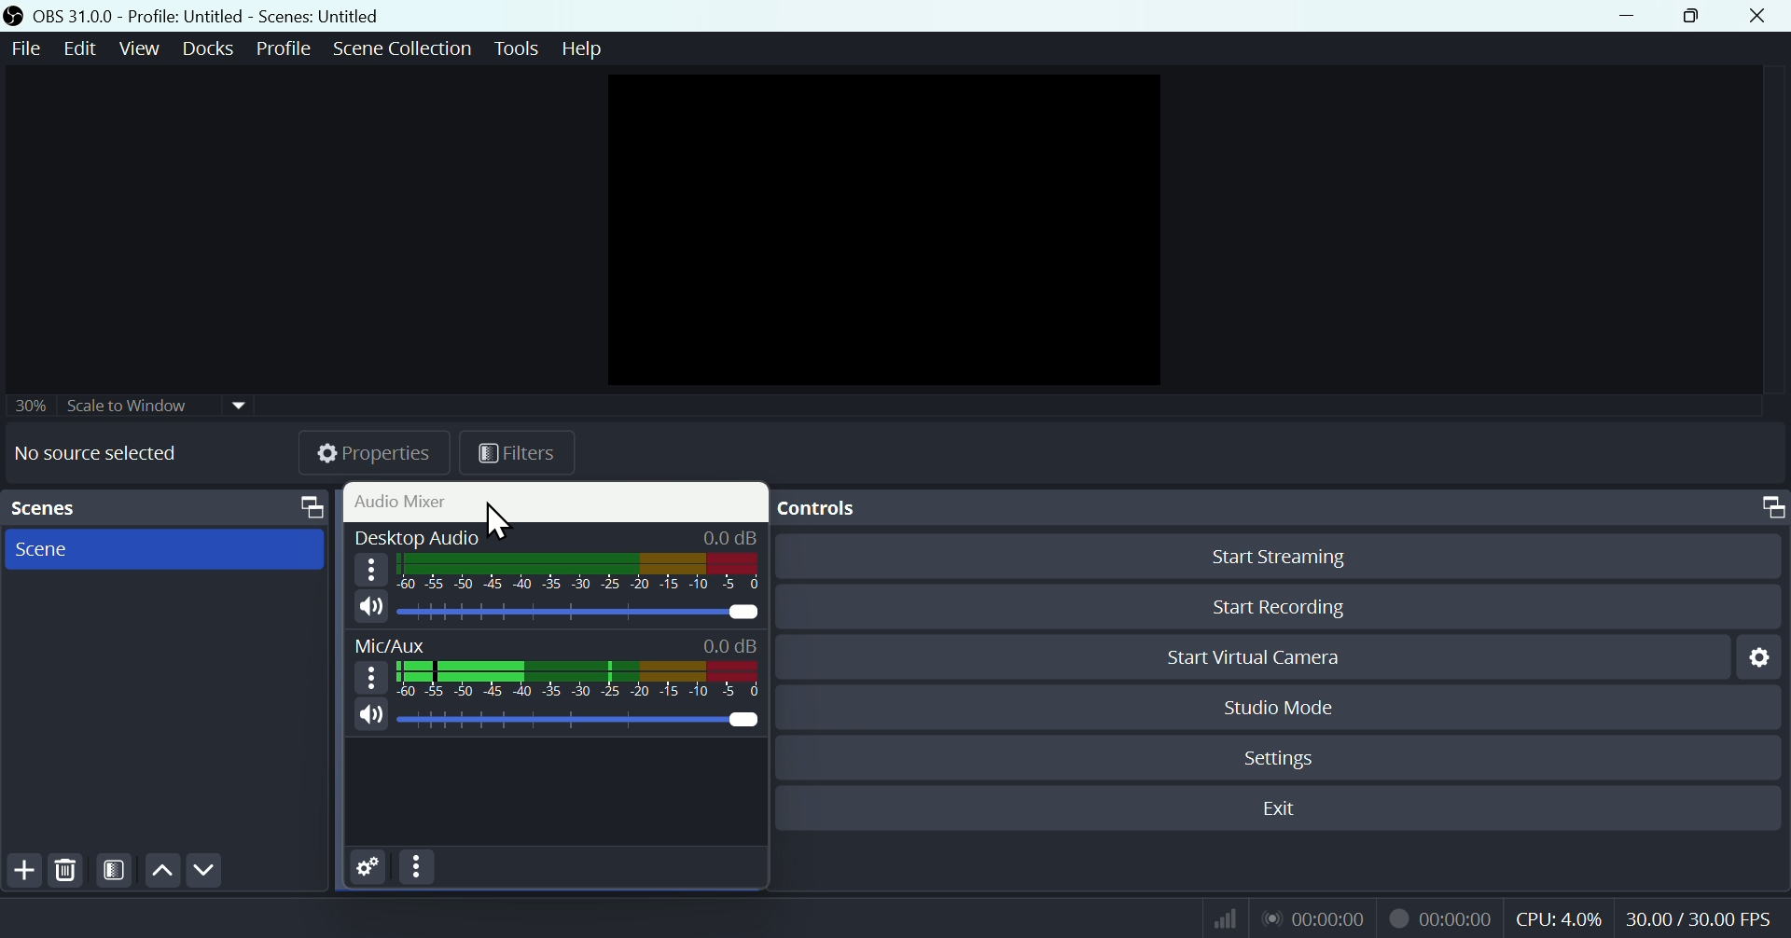 The image size is (1791, 938). Describe the element at coordinates (1280, 807) in the screenshot. I see `Exit` at that location.